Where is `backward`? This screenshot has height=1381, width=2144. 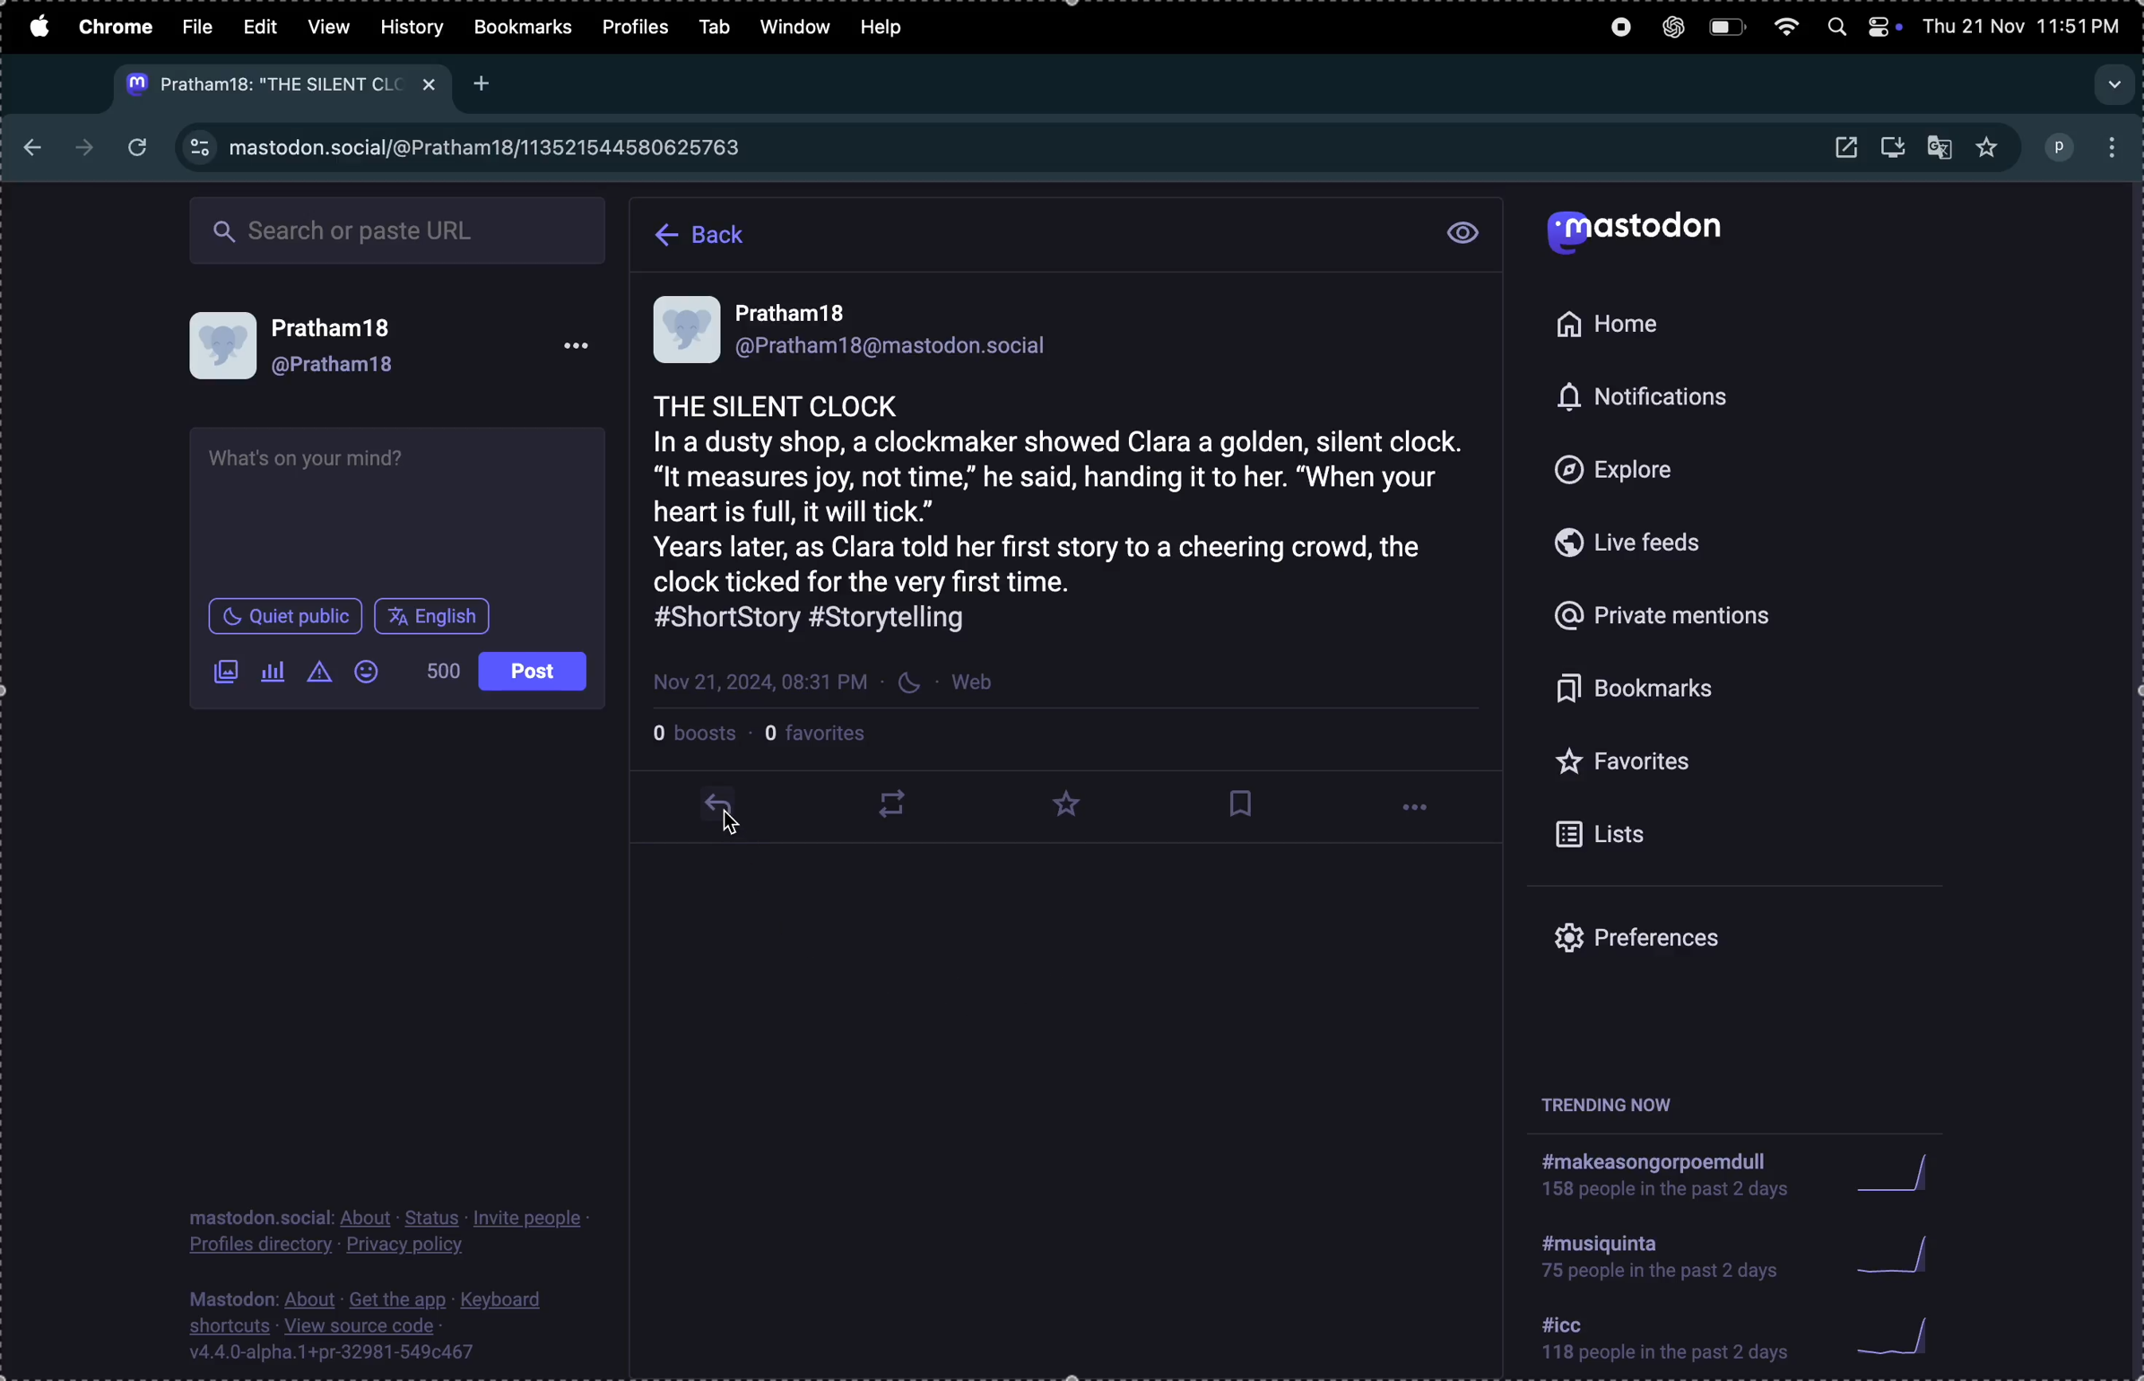
backward is located at coordinates (27, 140).